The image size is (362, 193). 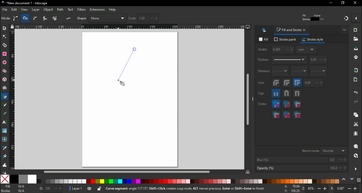 I want to click on minimize, so click(x=331, y=3).